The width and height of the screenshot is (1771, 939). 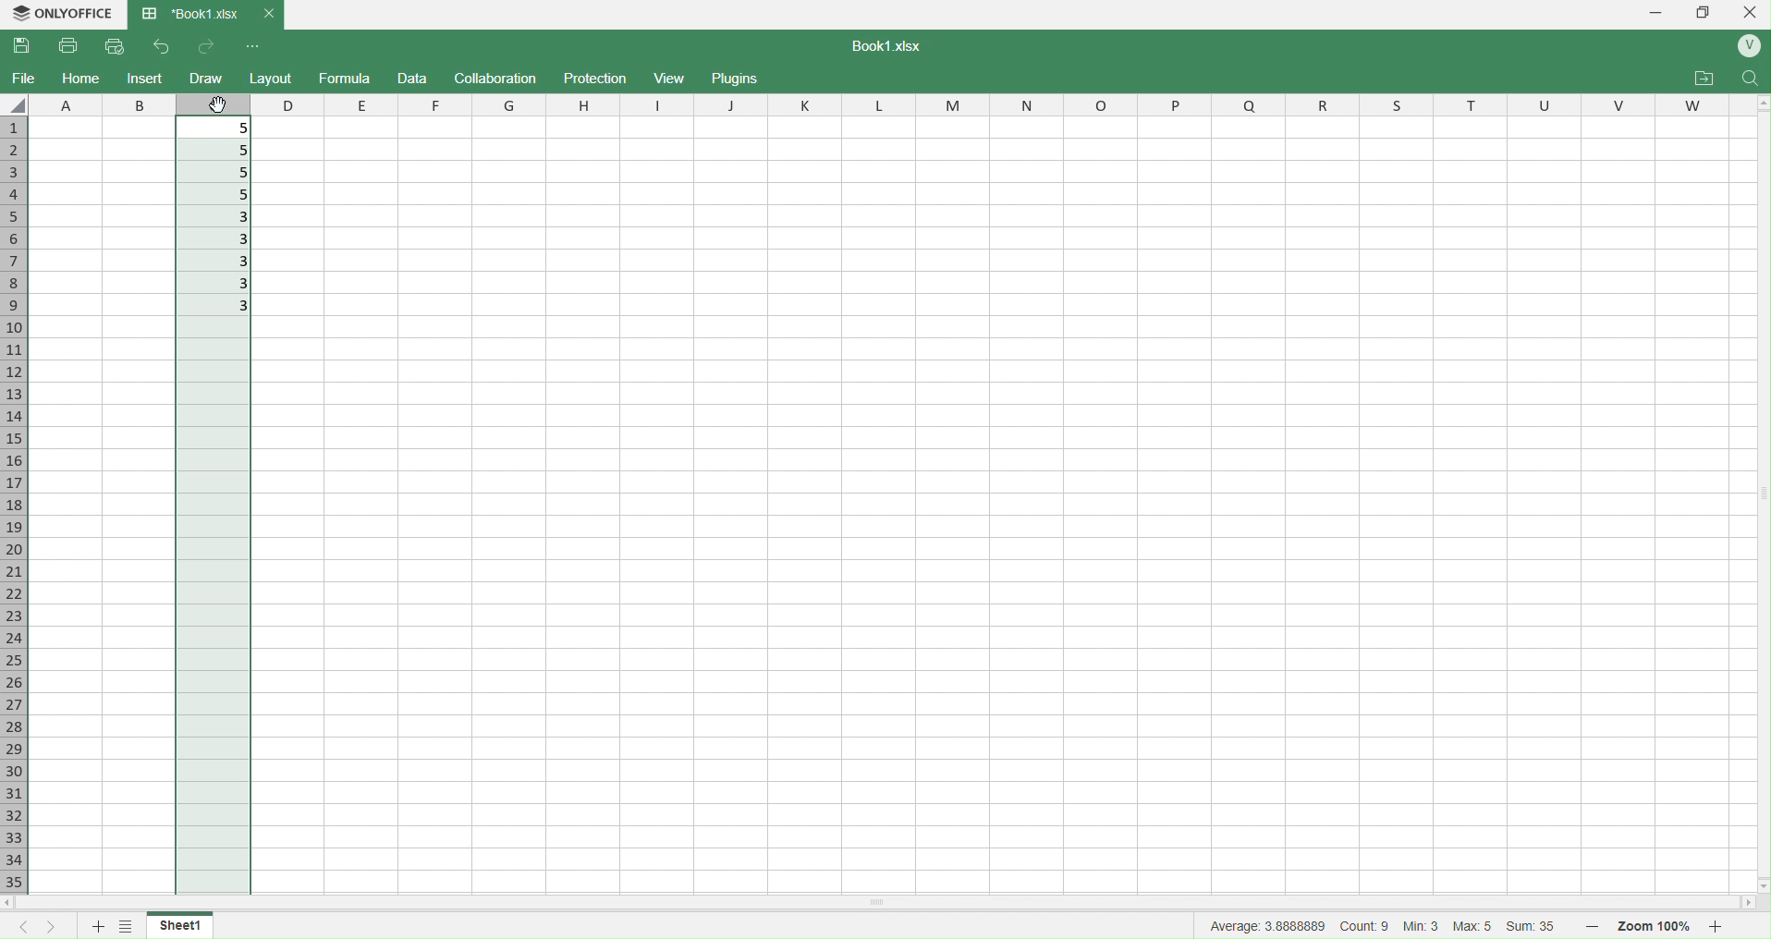 I want to click on next sheet, so click(x=57, y=927).